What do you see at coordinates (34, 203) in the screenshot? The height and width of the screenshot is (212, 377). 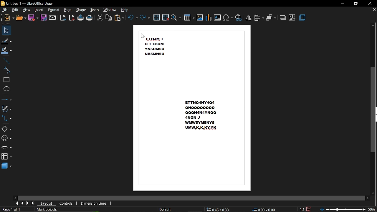 I see `go to last page` at bounding box center [34, 203].